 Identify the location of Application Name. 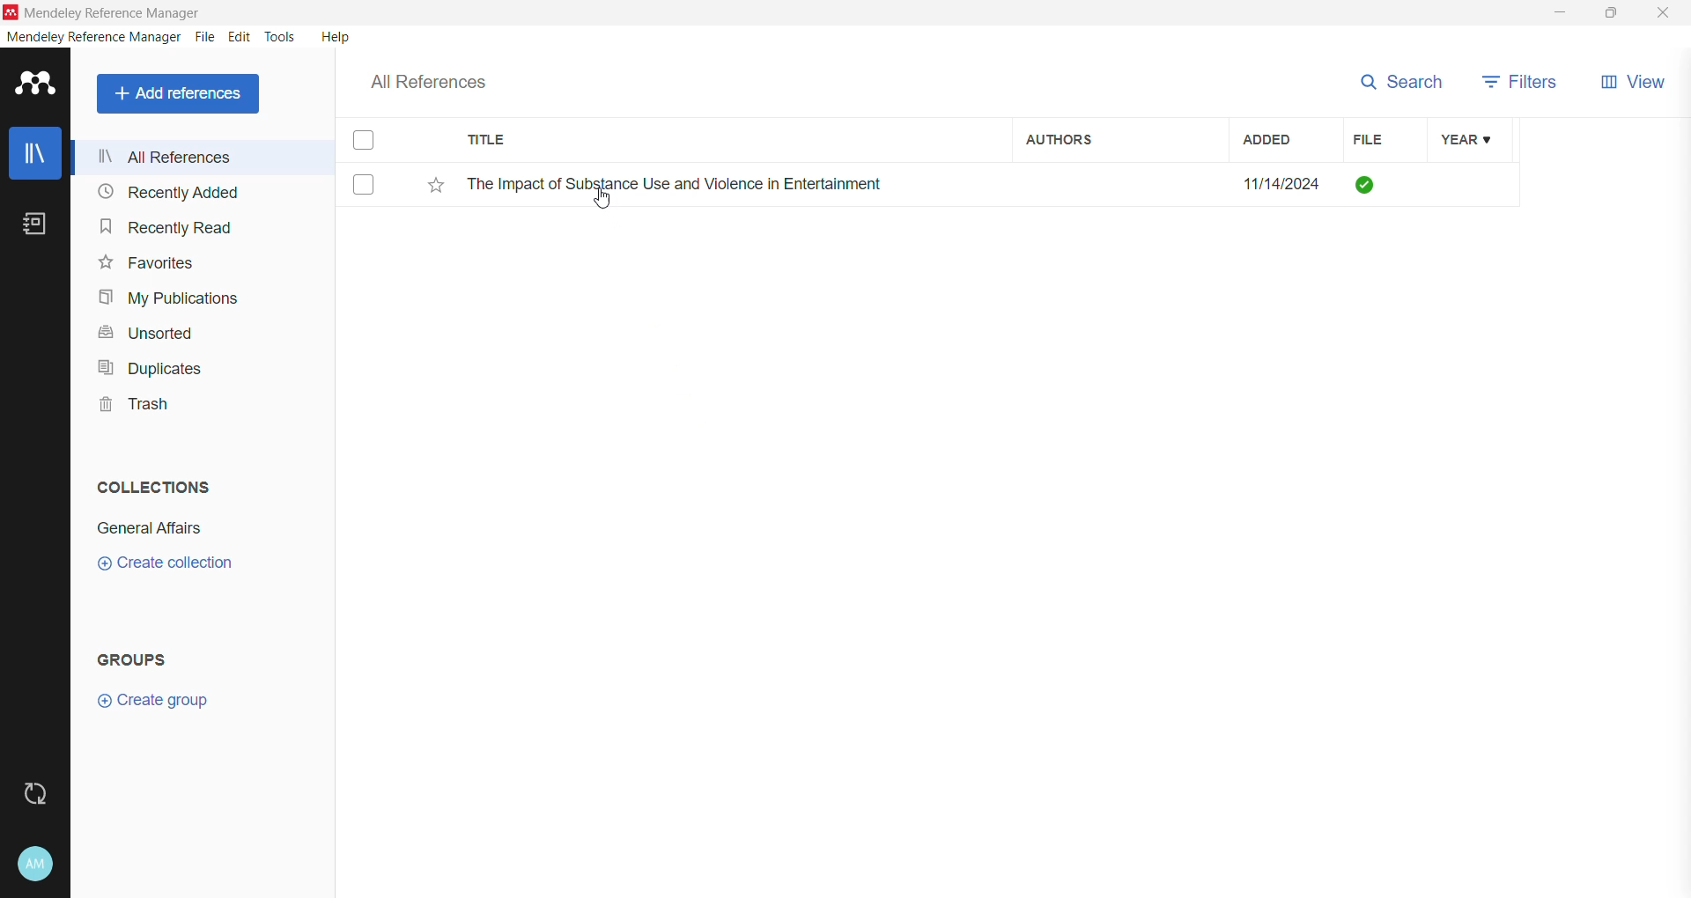
(105, 12).